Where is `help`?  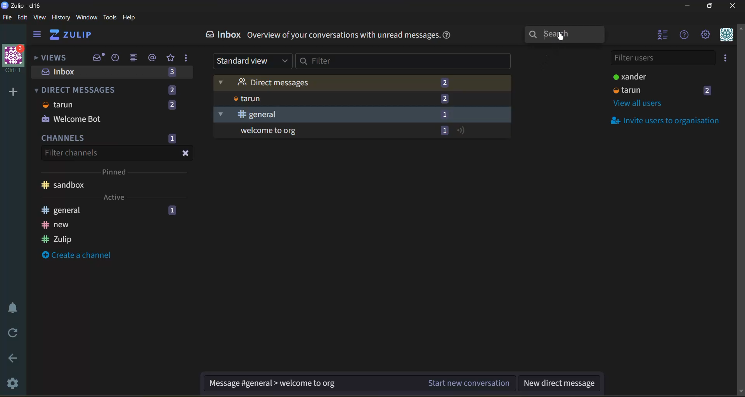
help is located at coordinates (447, 35).